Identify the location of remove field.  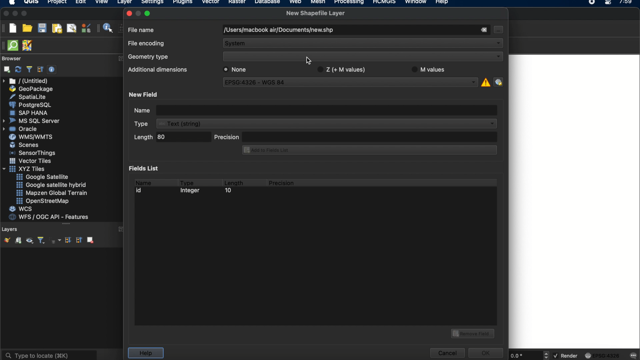
(474, 333).